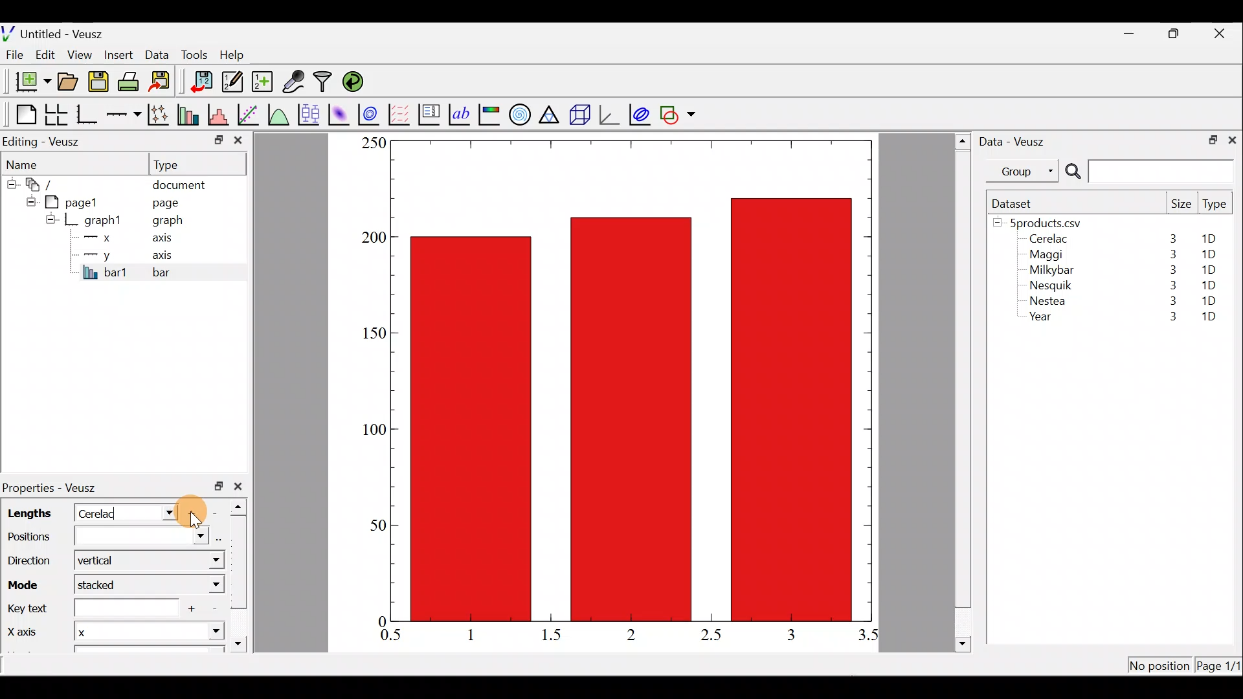 The image size is (1243, 699). What do you see at coordinates (69, 83) in the screenshot?
I see `Open a document` at bounding box center [69, 83].